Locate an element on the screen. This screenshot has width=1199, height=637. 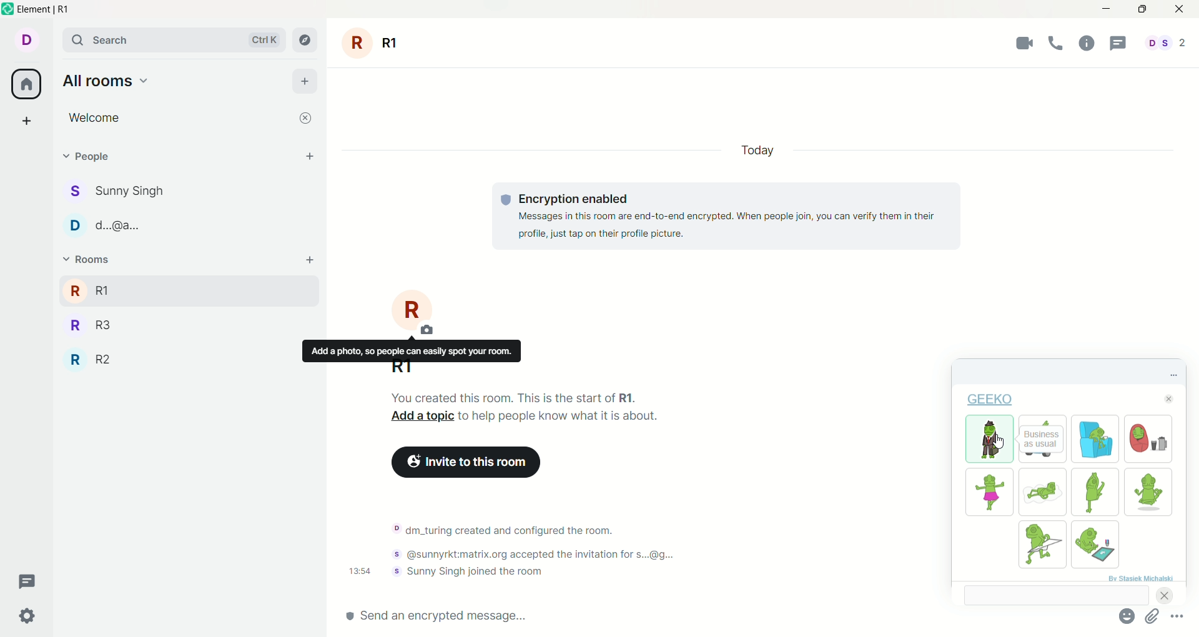
search is located at coordinates (1056, 595).